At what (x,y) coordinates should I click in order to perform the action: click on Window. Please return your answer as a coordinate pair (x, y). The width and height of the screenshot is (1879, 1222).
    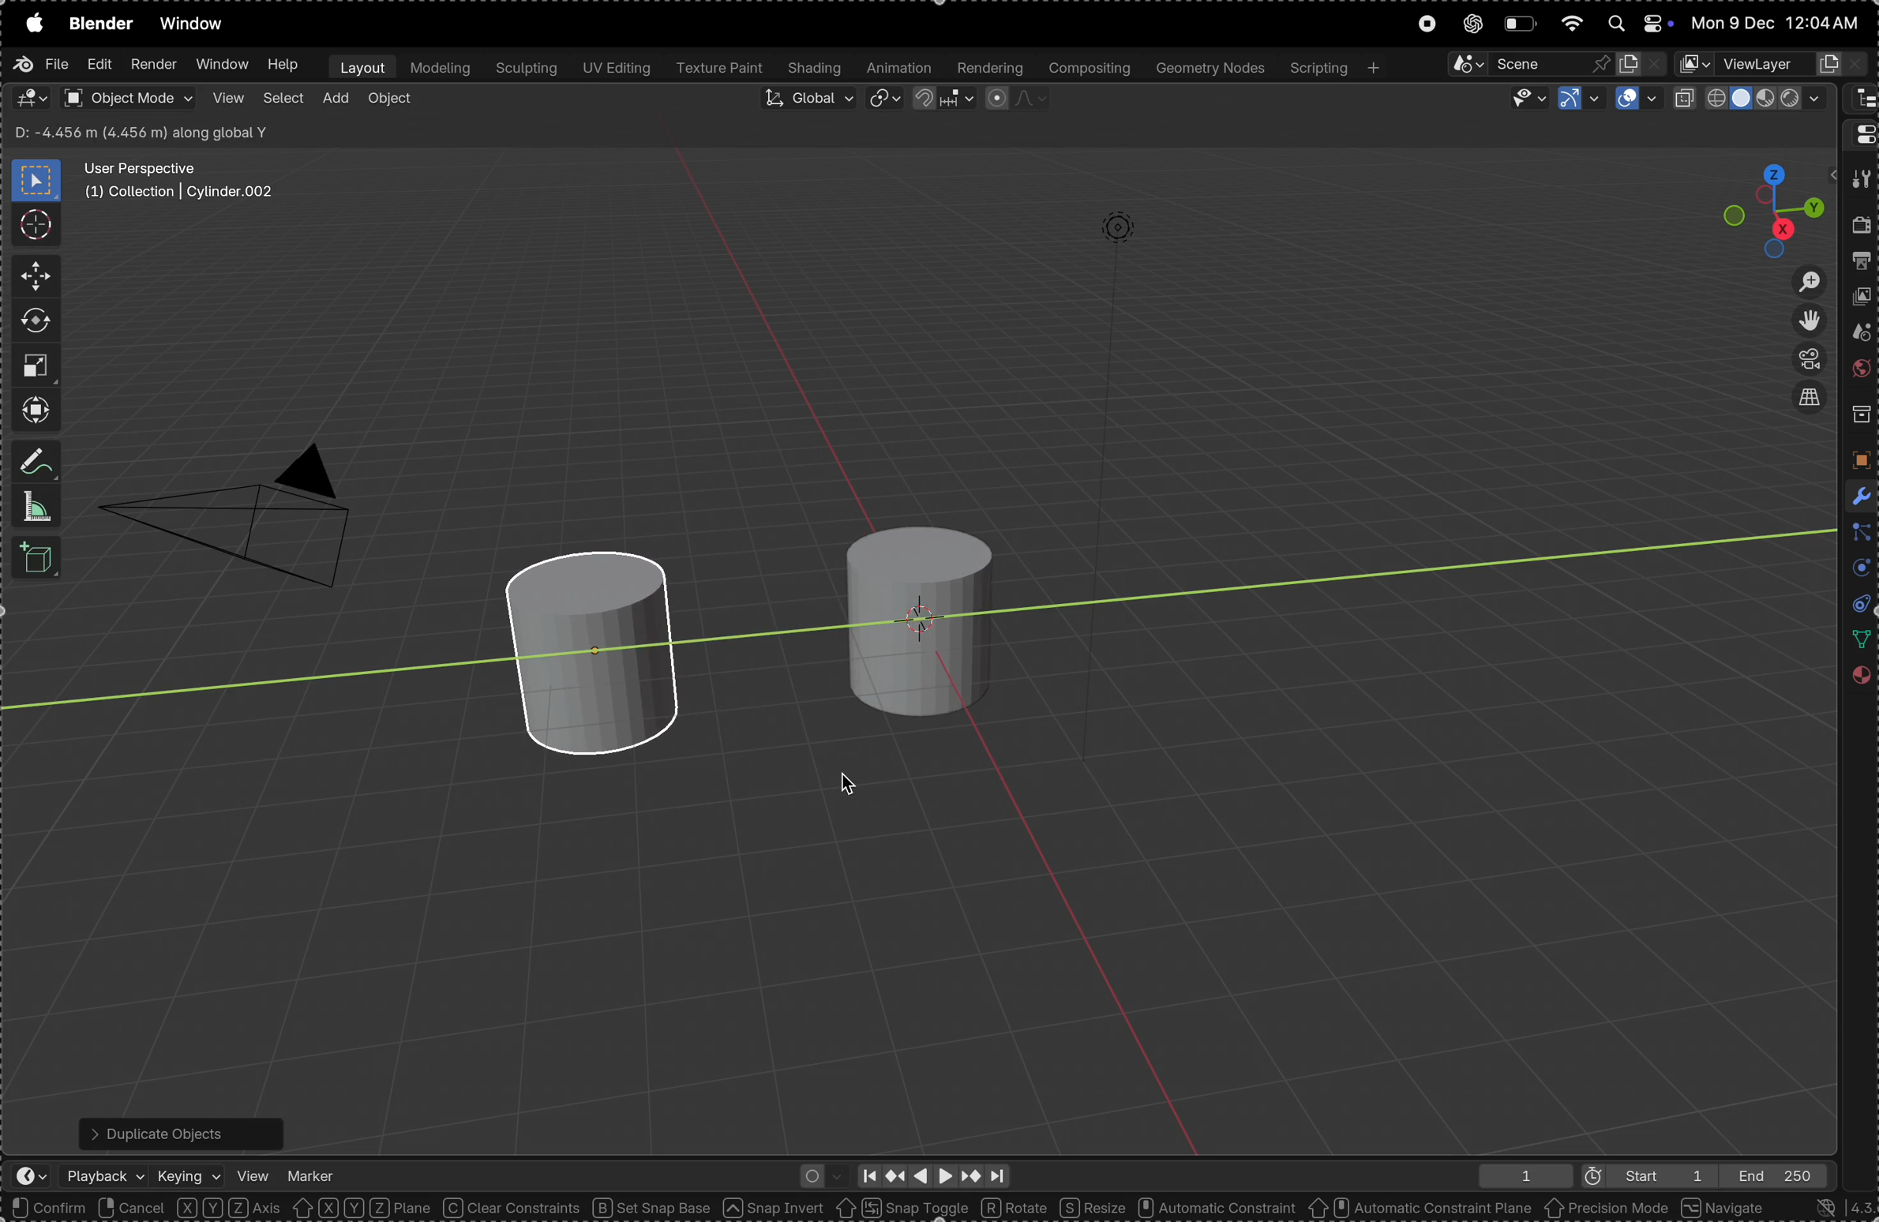
    Looking at the image, I should click on (197, 25).